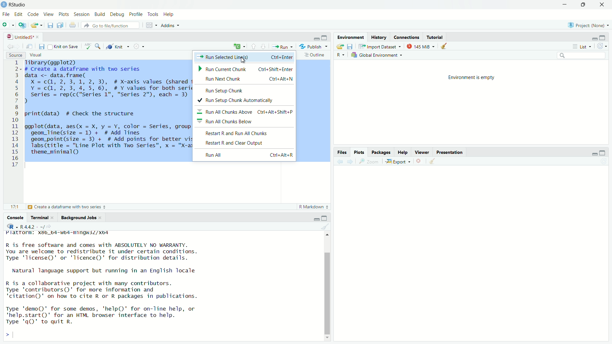  What do you see at coordinates (9, 46) in the screenshot?
I see `Go back to the previous source selection` at bounding box center [9, 46].